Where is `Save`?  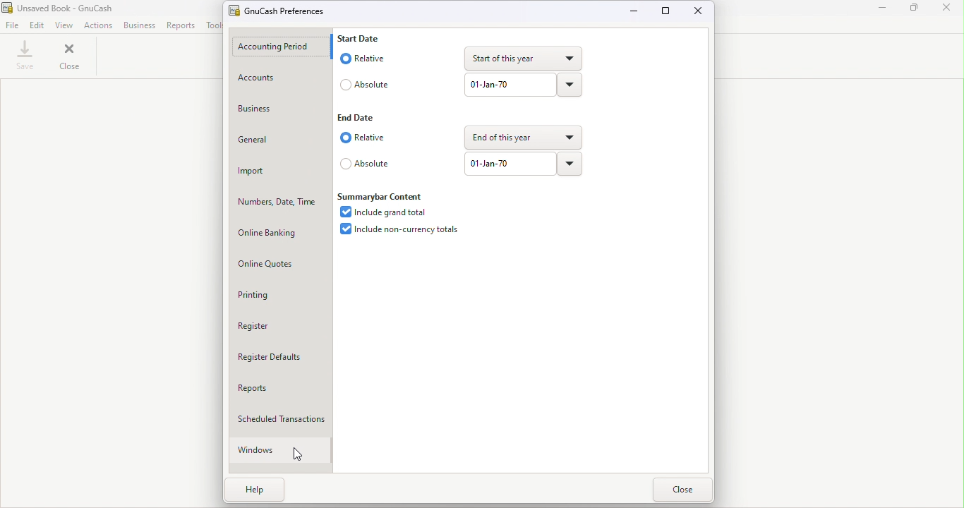
Save is located at coordinates (26, 56).